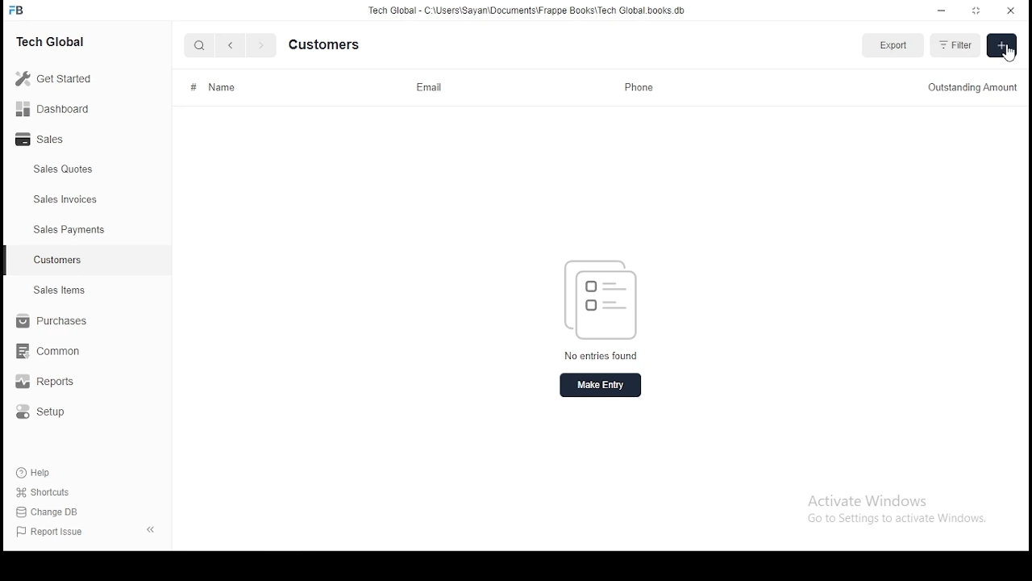 This screenshot has width=1032, height=581. Describe the element at coordinates (528, 10) in the screenshot. I see `tech global - C:\users\sayan\documents\frappeboks\techgobalbooks.db` at that location.